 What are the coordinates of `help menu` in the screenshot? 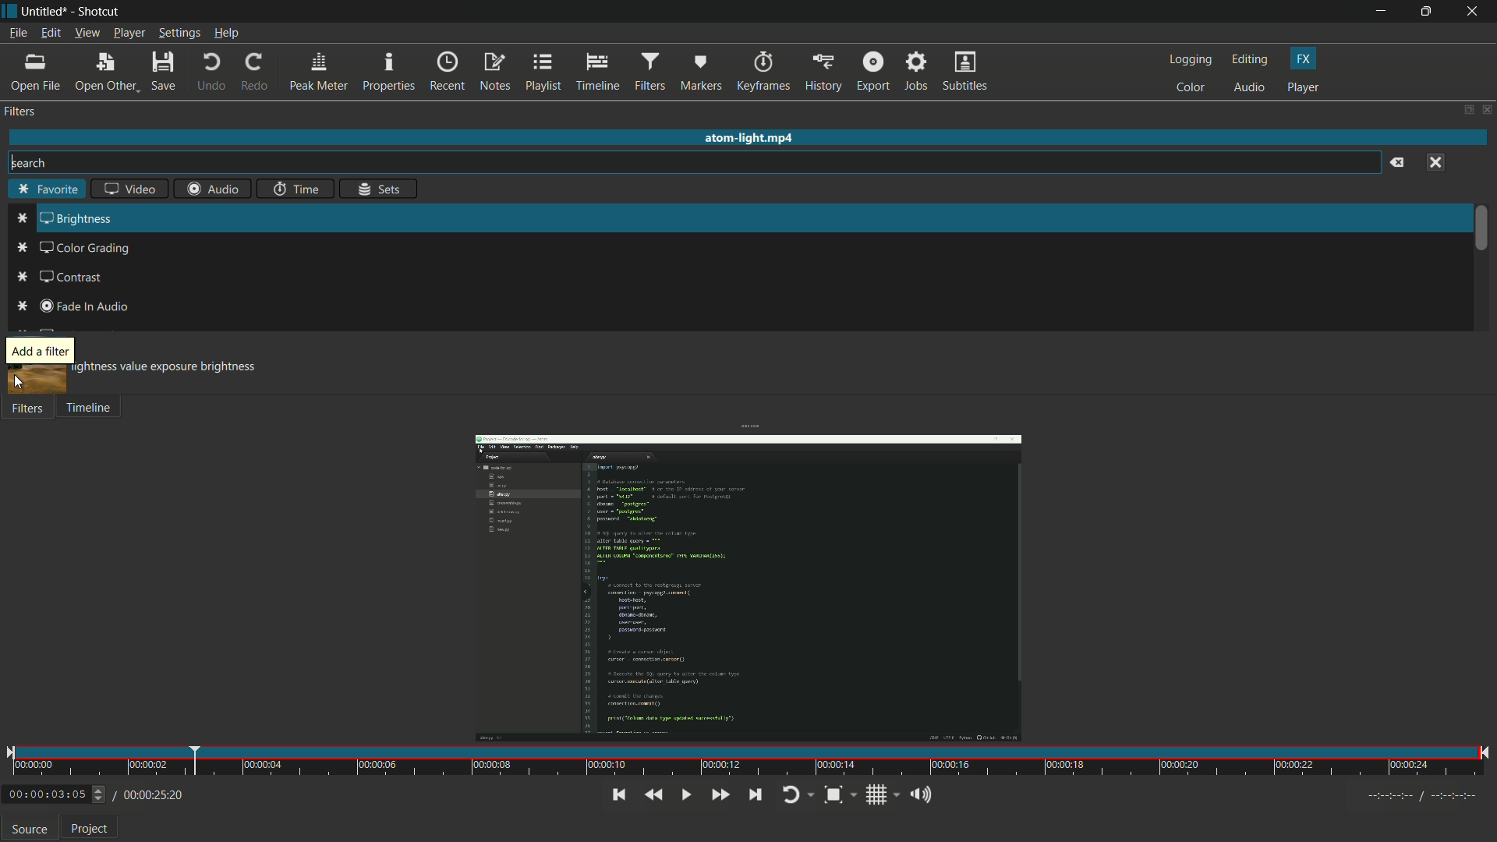 It's located at (228, 34).